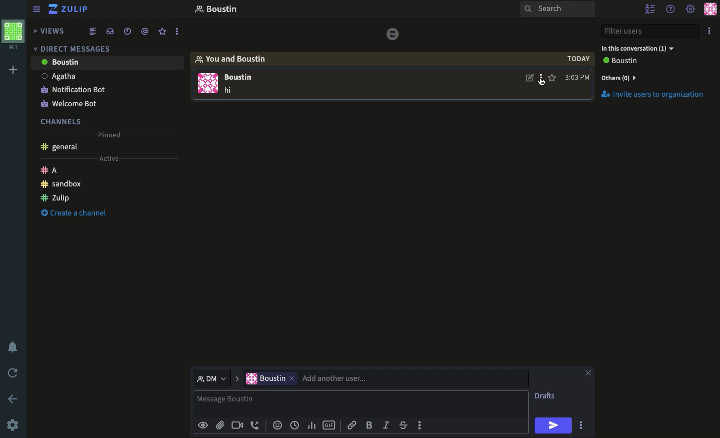 The width and height of the screenshot is (720, 438). What do you see at coordinates (14, 374) in the screenshot?
I see `Refresh` at bounding box center [14, 374].